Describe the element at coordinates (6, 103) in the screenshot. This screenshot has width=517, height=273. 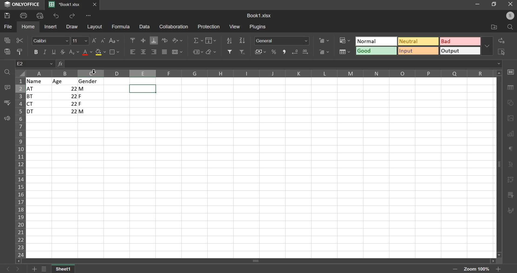
I see `spell check` at that location.